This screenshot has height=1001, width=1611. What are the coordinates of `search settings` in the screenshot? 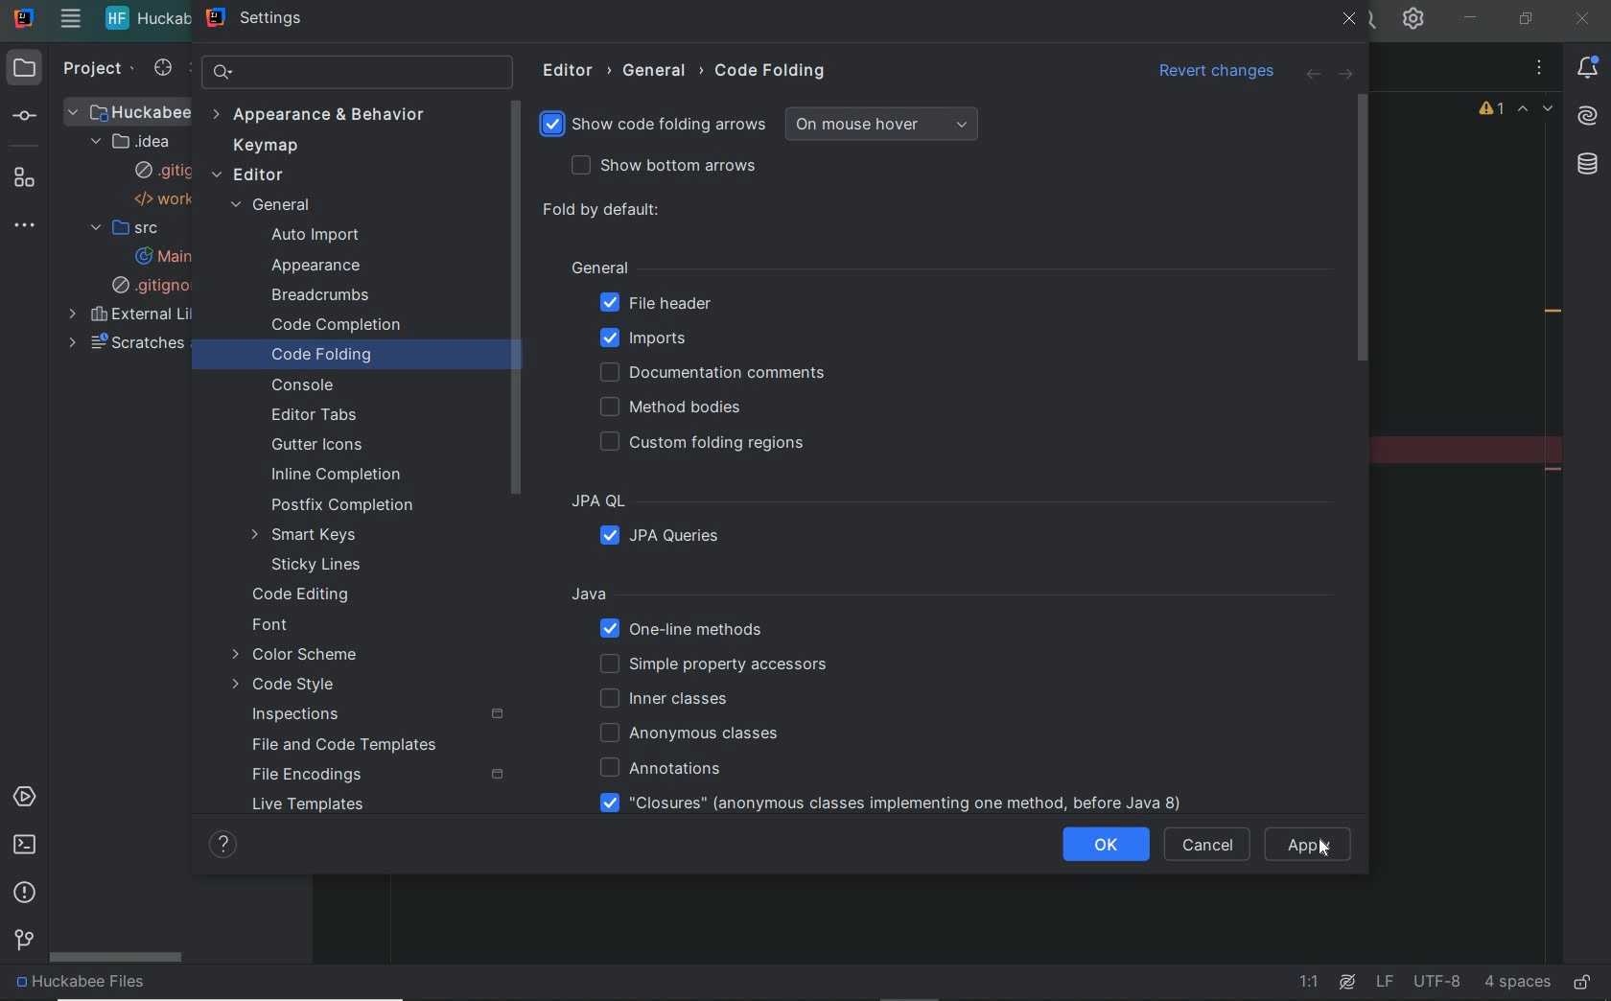 It's located at (359, 72).